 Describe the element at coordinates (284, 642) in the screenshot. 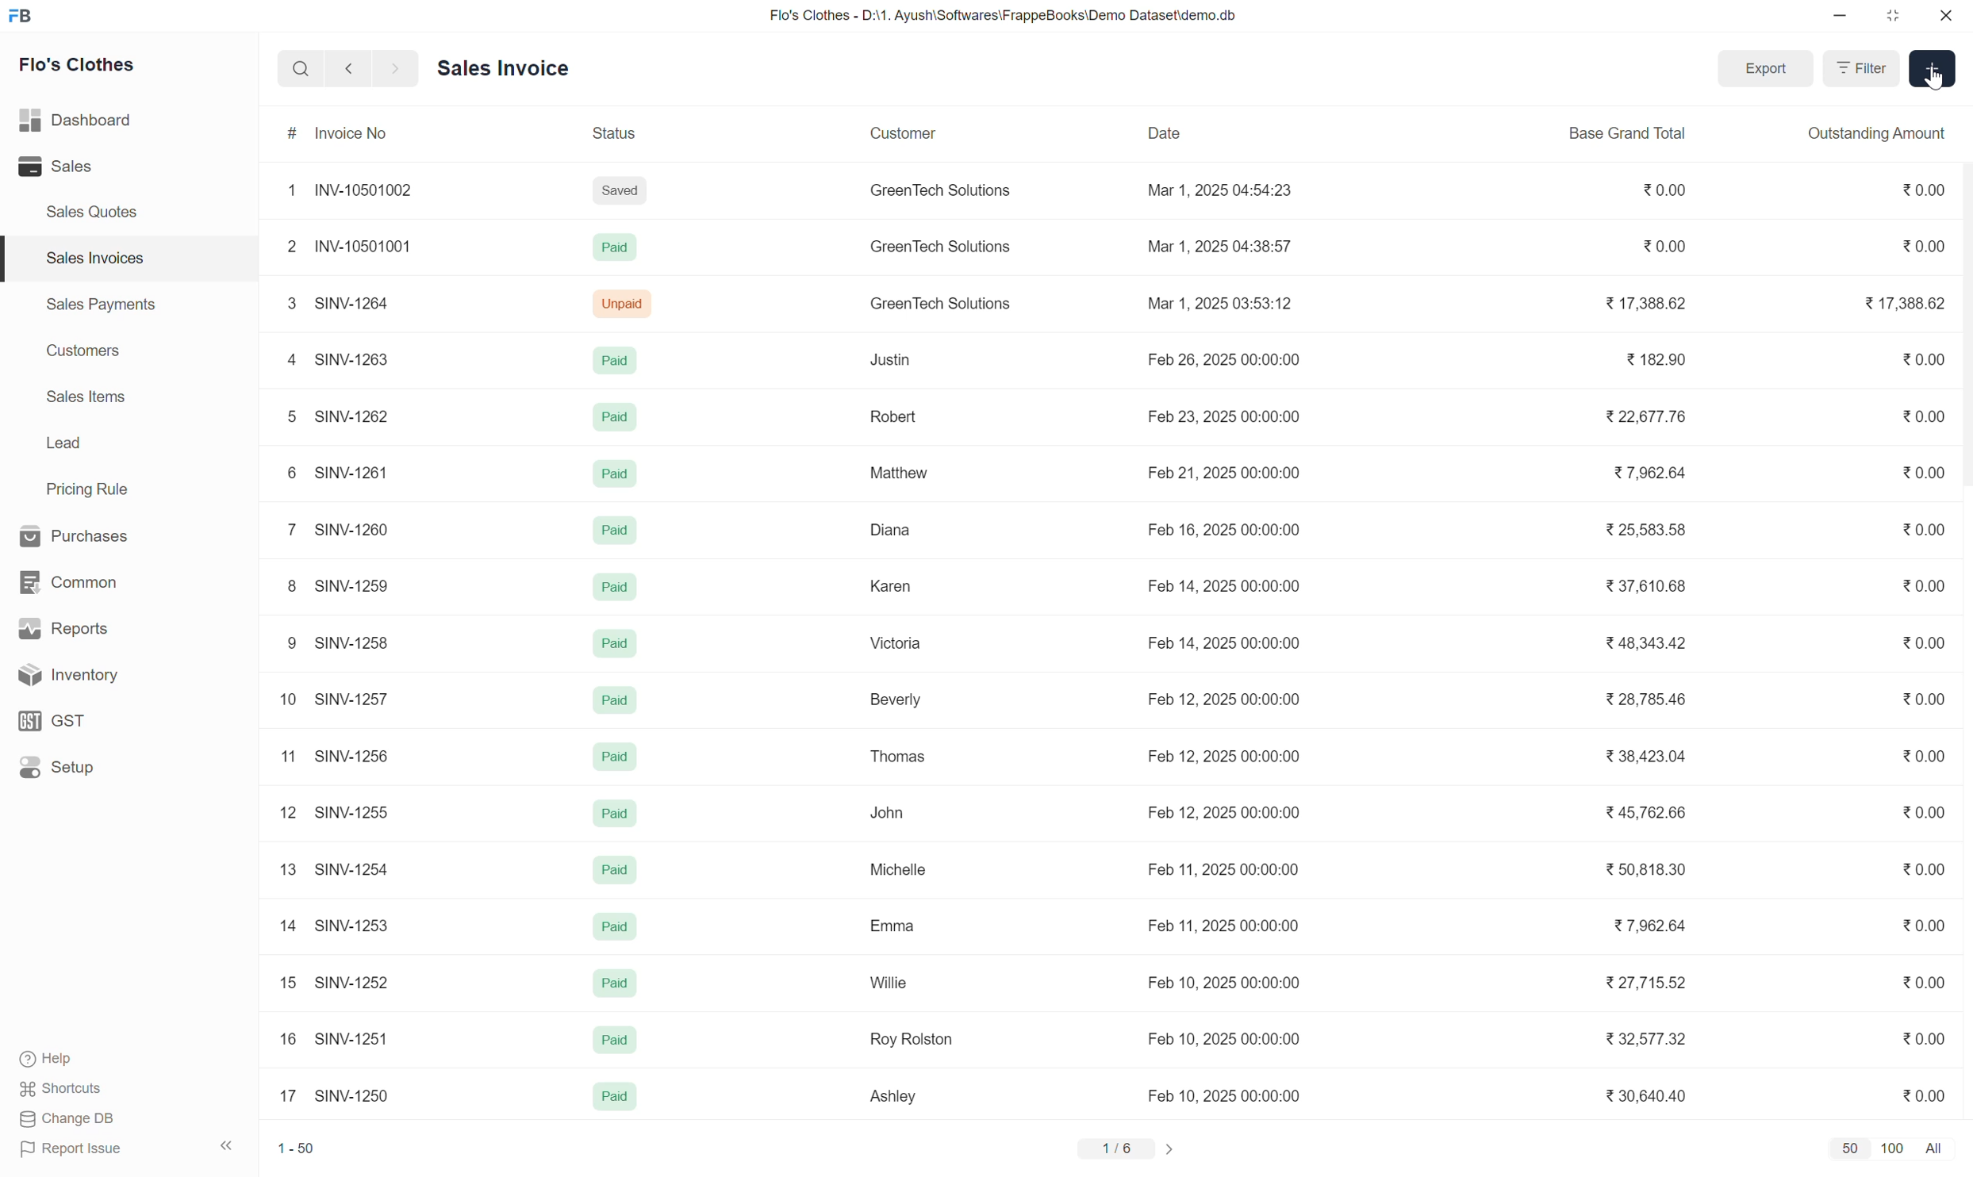

I see `9` at that location.